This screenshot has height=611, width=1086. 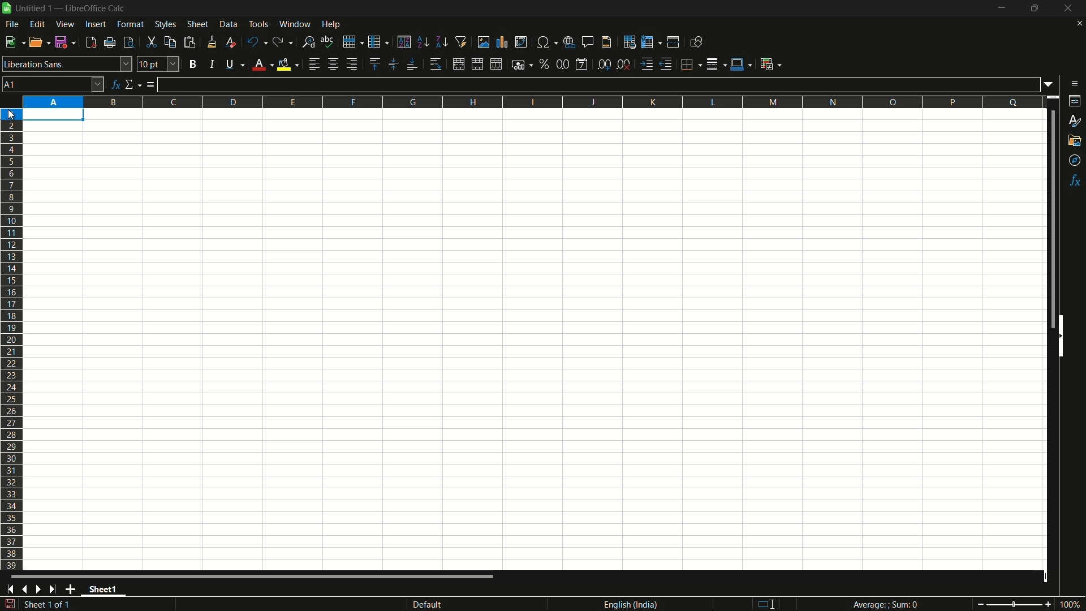 What do you see at coordinates (717, 63) in the screenshot?
I see `border style` at bounding box center [717, 63].